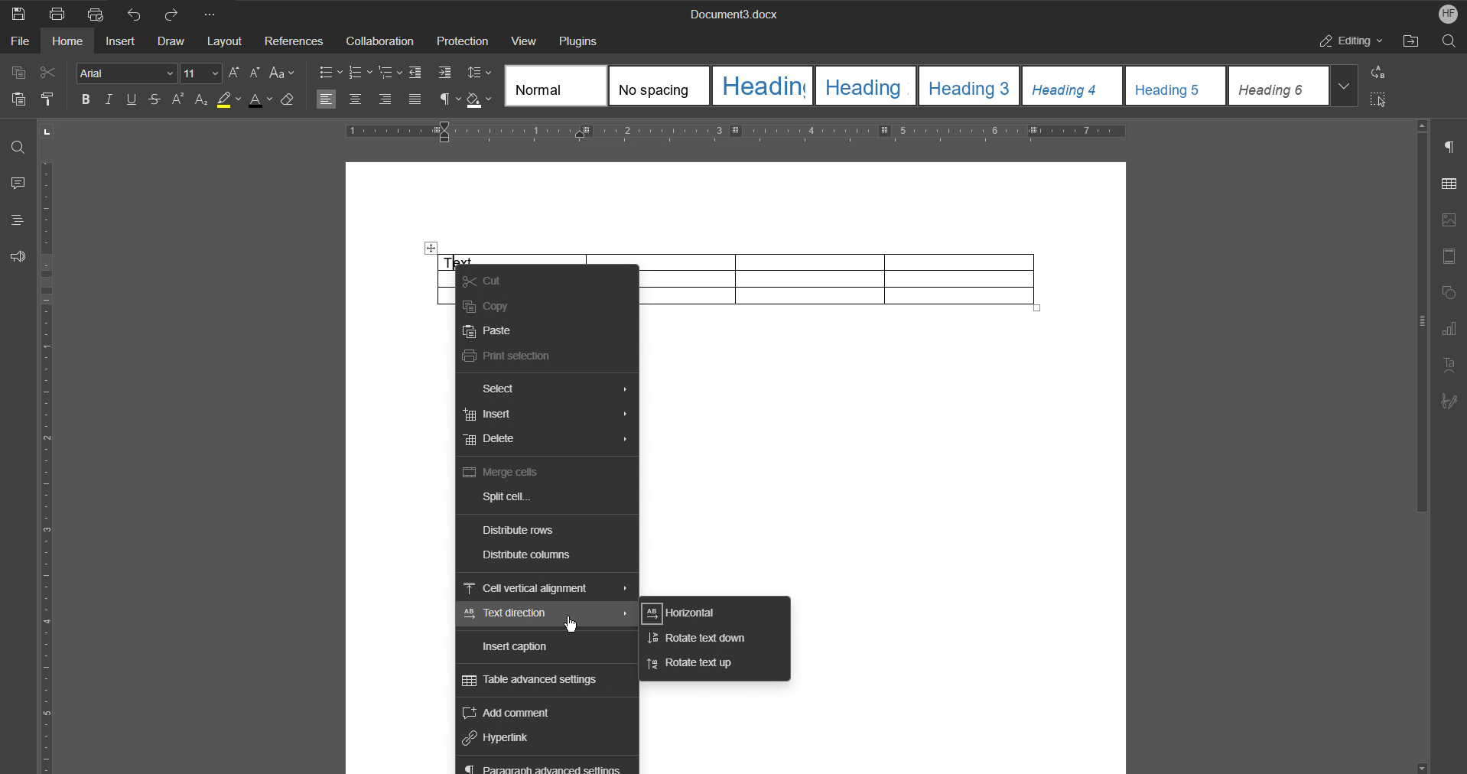 The height and width of the screenshot is (774, 1467). I want to click on Heading 5, so click(1176, 86).